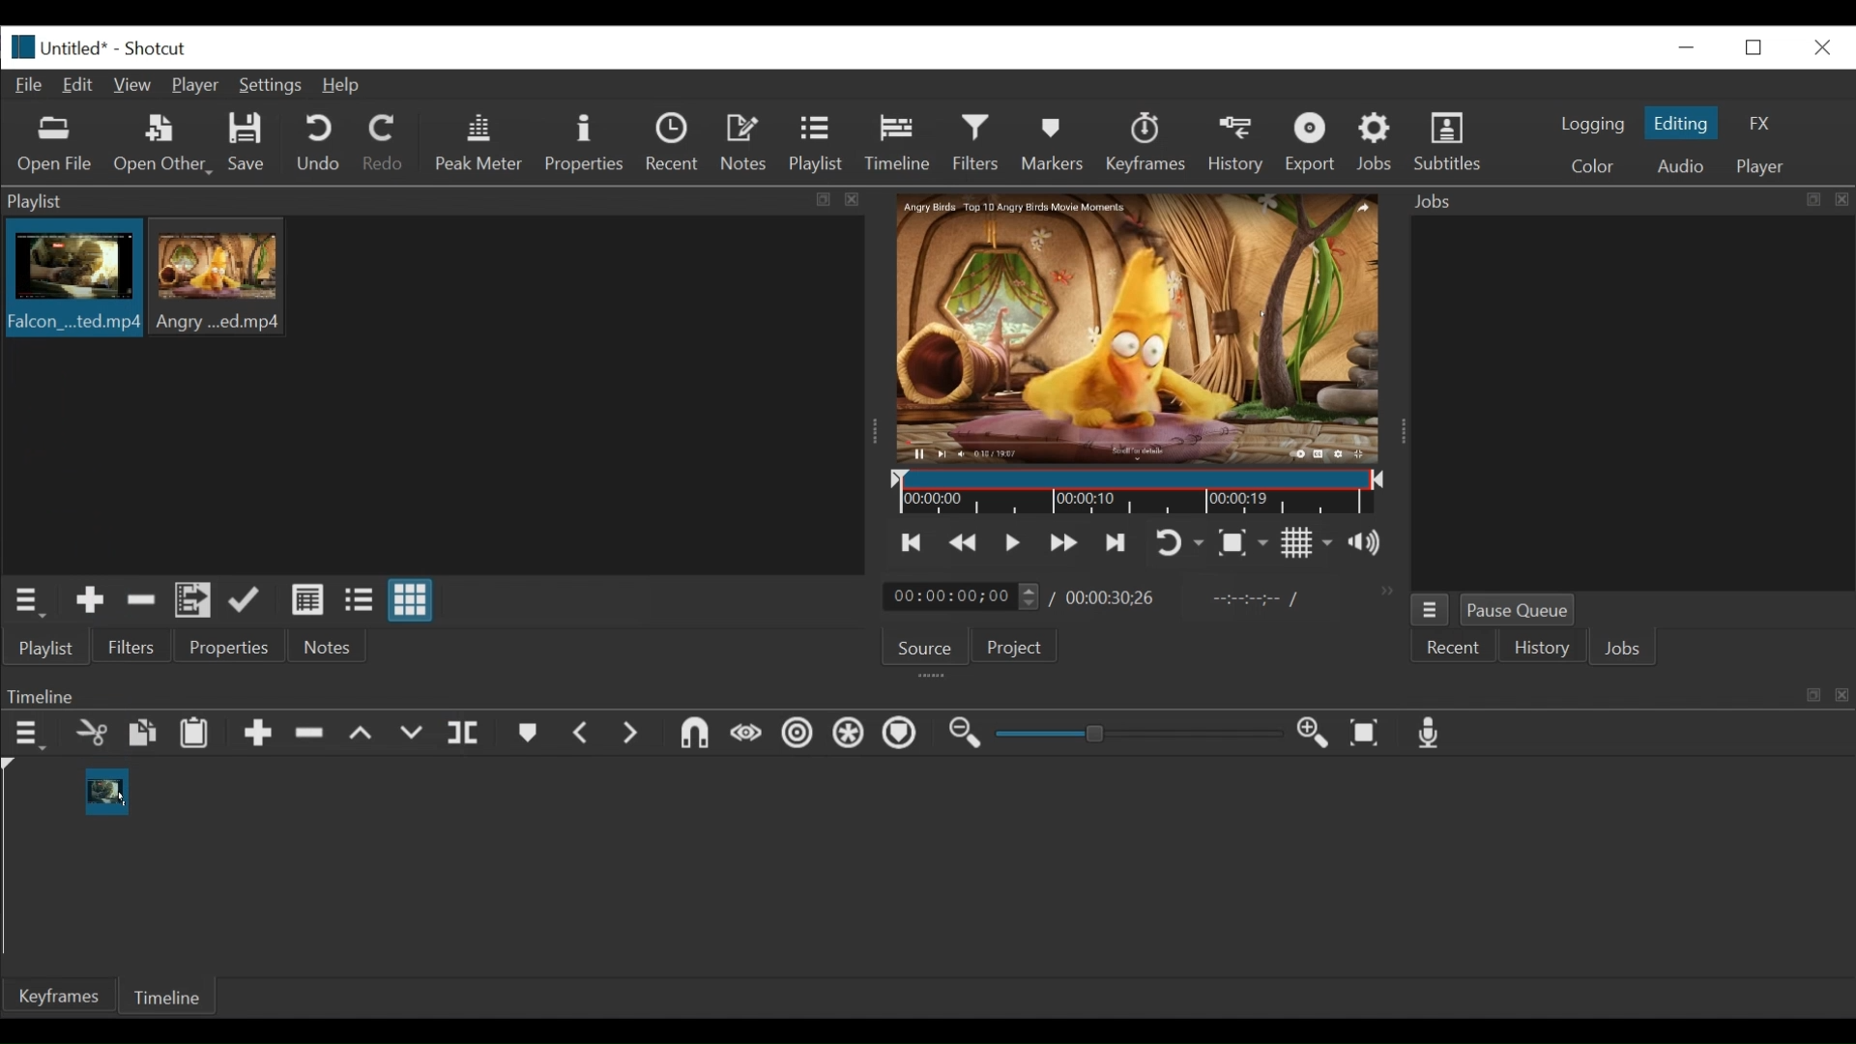 The width and height of the screenshot is (1856, 1044). I want to click on Ripple markers, so click(904, 736).